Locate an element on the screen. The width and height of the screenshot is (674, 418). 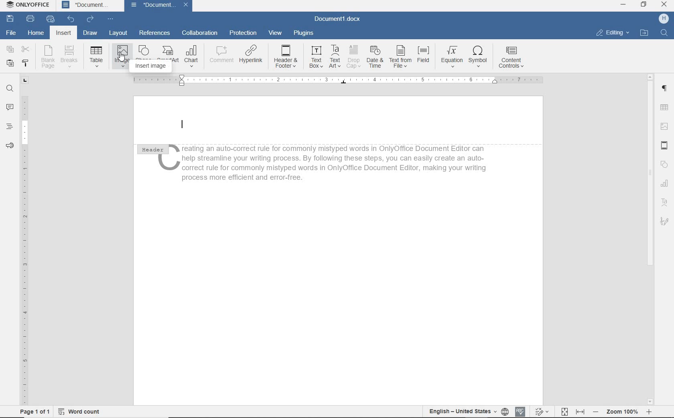
FIELD is located at coordinates (423, 58).